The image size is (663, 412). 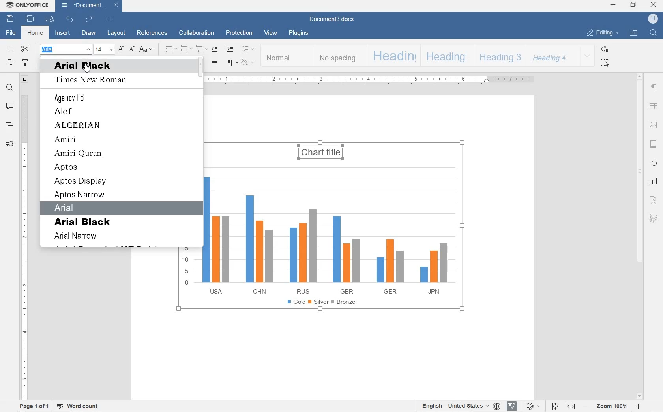 I want to click on TIMES NEW ROMAN, so click(x=95, y=80).